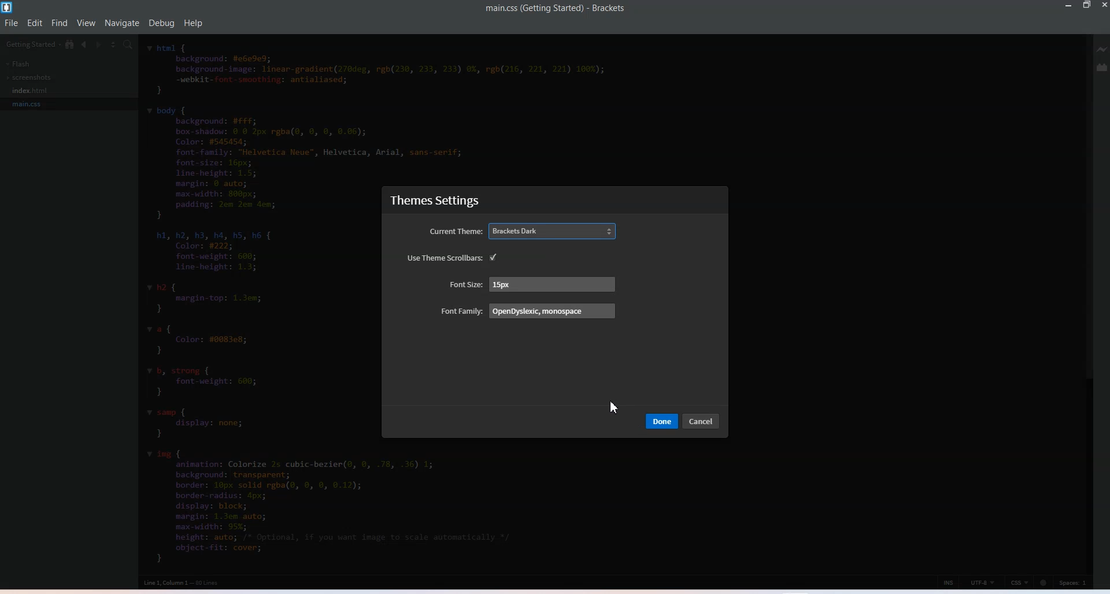  I want to click on Live preview, so click(1103, 49).